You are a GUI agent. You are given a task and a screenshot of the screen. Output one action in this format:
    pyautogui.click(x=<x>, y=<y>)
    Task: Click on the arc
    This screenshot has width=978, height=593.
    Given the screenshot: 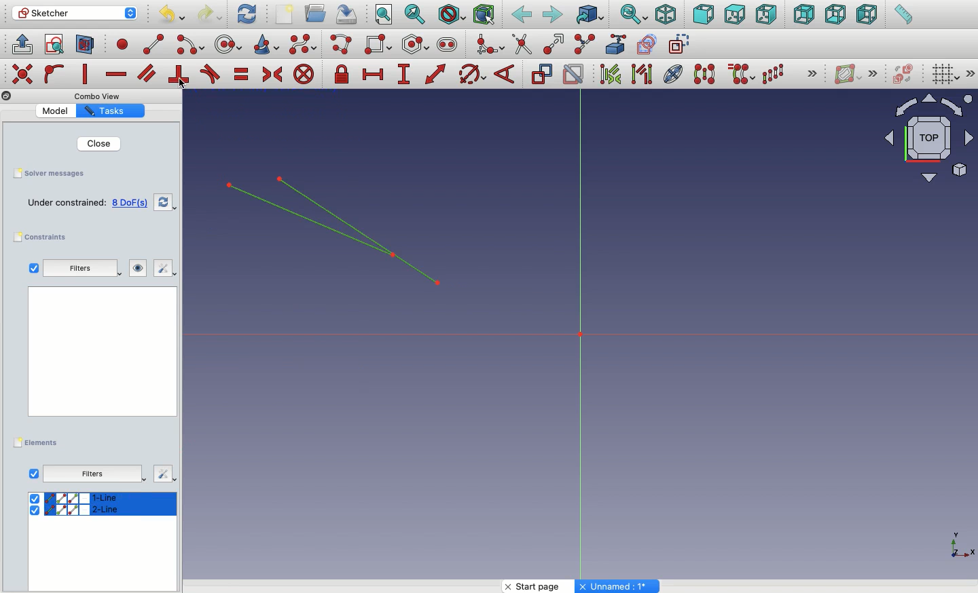 What is the action you would take?
    pyautogui.click(x=191, y=45)
    